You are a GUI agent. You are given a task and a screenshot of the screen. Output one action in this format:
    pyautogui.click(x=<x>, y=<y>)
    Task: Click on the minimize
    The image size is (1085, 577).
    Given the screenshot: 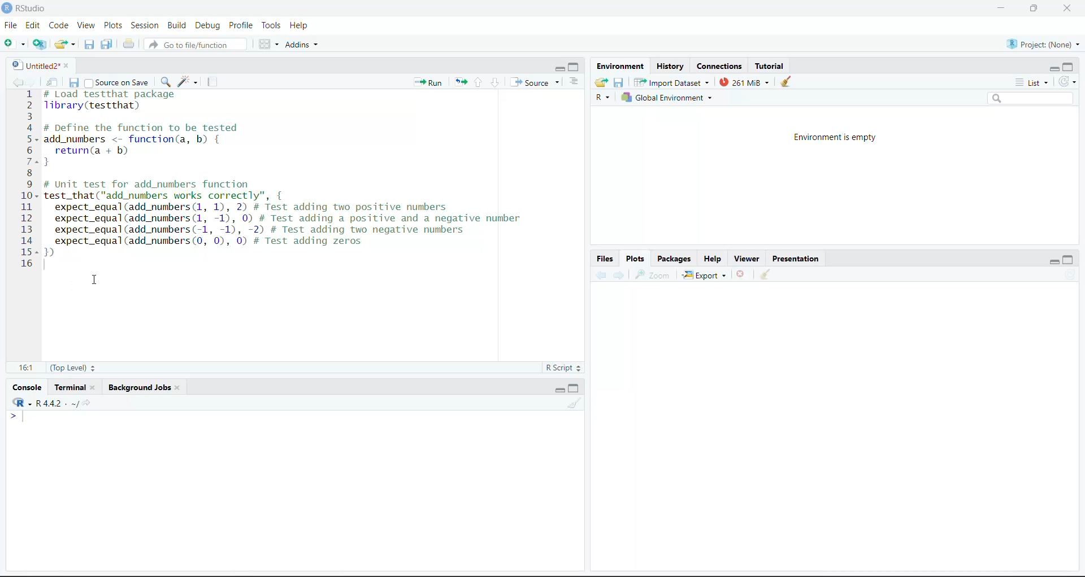 What is the action you would take?
    pyautogui.click(x=555, y=67)
    